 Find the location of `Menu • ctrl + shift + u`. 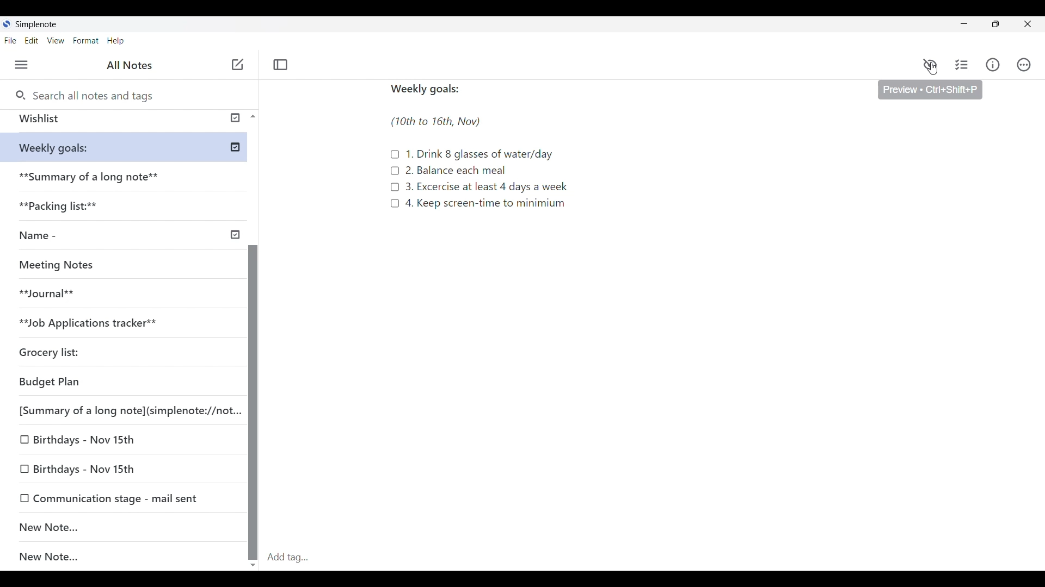

Menu • ctrl + shift + u is located at coordinates (26, 65).